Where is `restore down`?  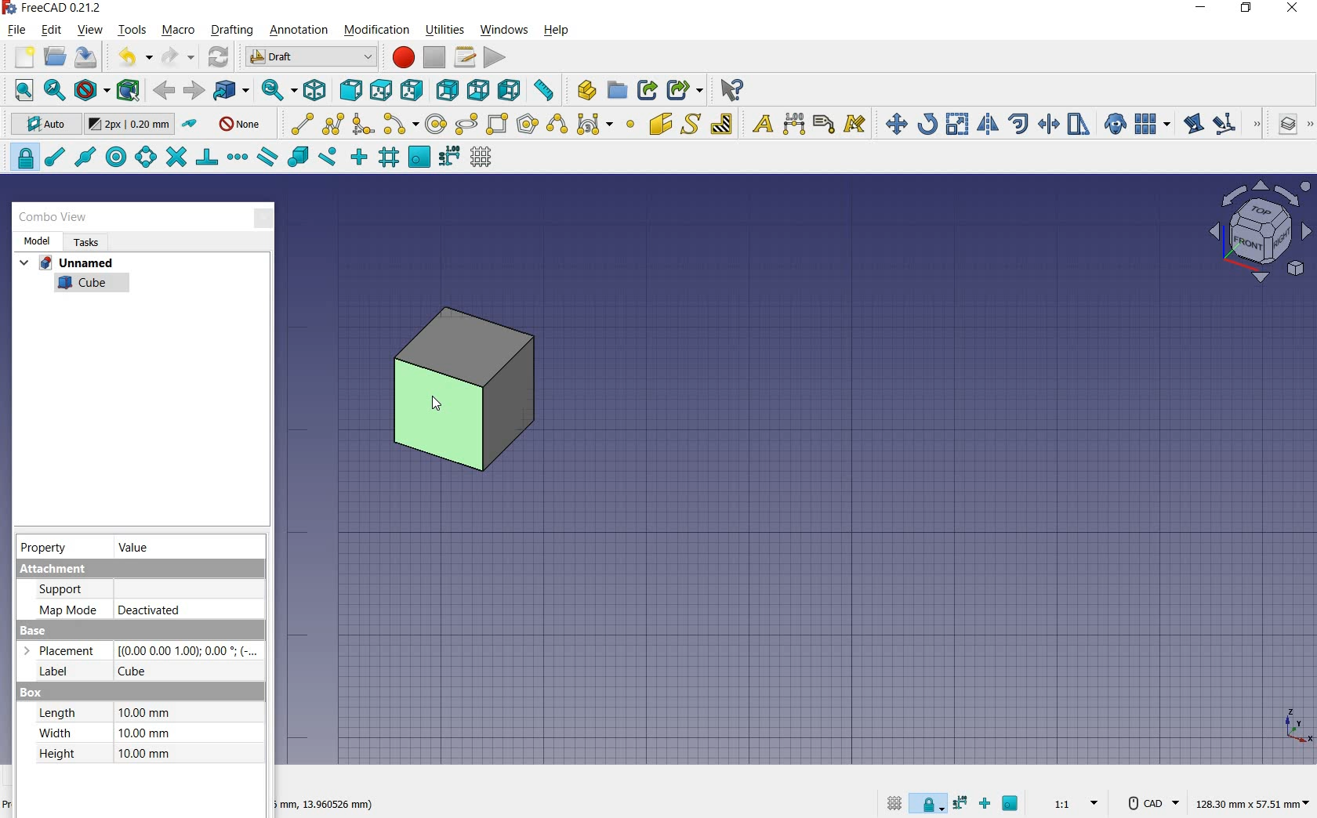 restore down is located at coordinates (1248, 9).